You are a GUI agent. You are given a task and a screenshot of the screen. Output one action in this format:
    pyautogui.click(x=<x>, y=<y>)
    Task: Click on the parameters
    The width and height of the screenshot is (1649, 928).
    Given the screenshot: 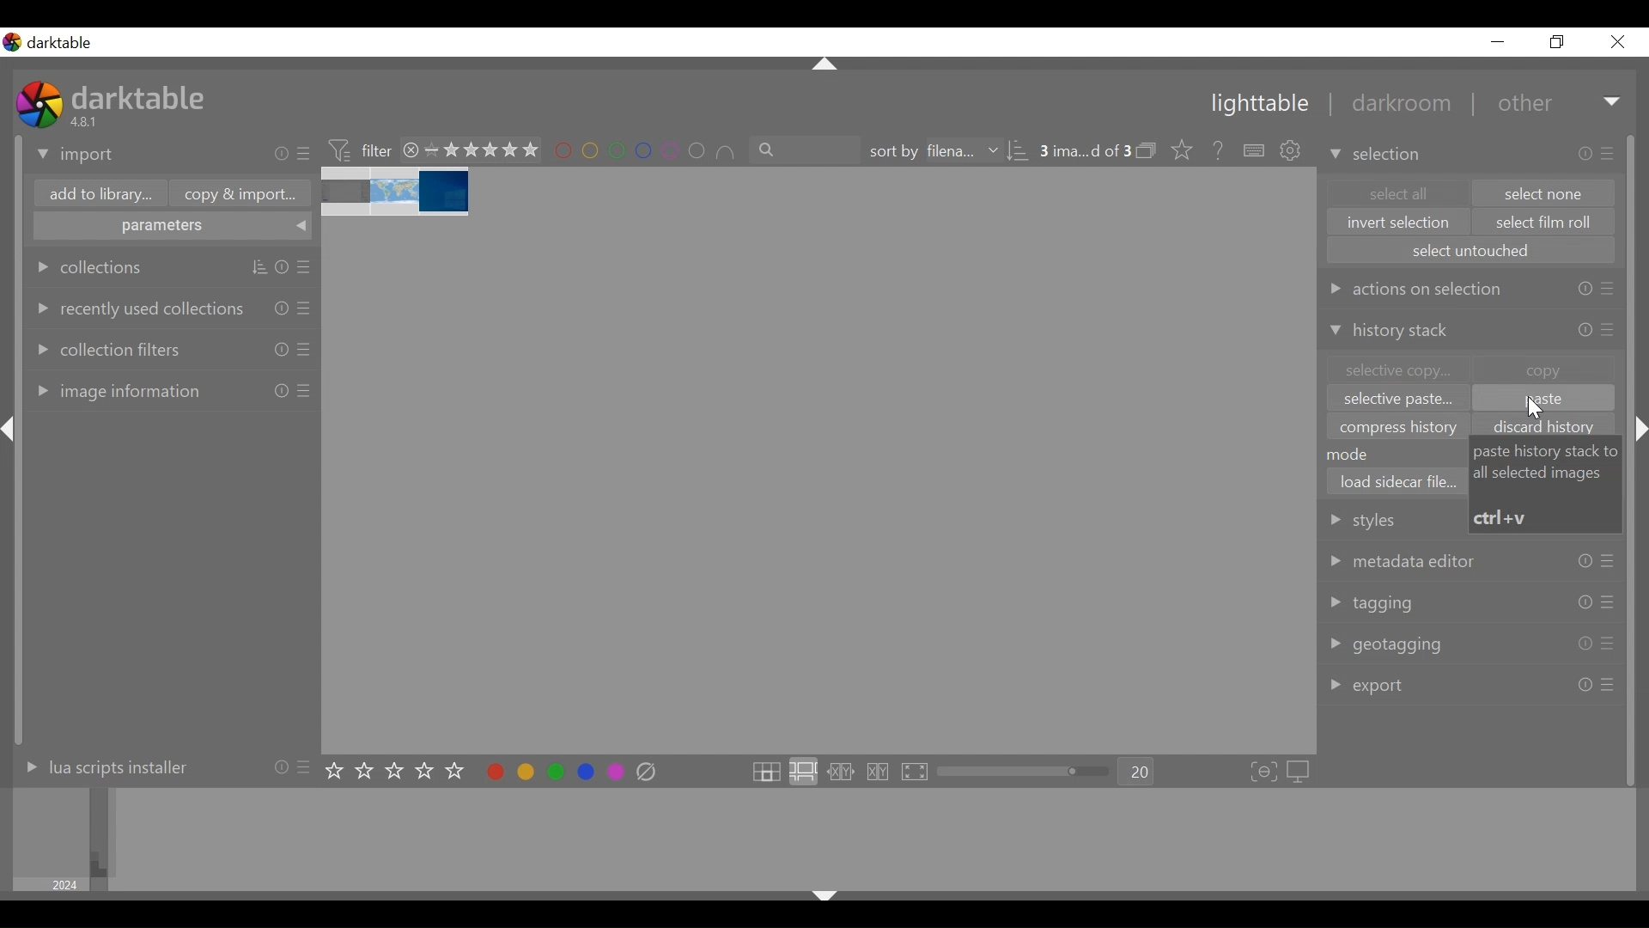 What is the action you would take?
    pyautogui.click(x=173, y=228)
    